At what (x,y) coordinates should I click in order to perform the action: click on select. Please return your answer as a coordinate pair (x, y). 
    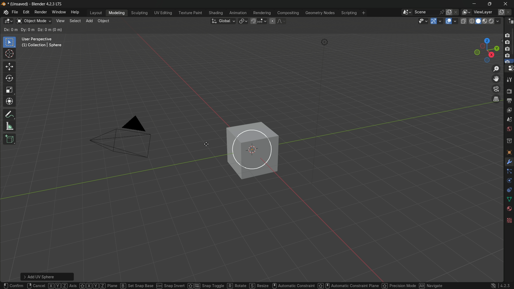
    Looking at the image, I should click on (75, 20).